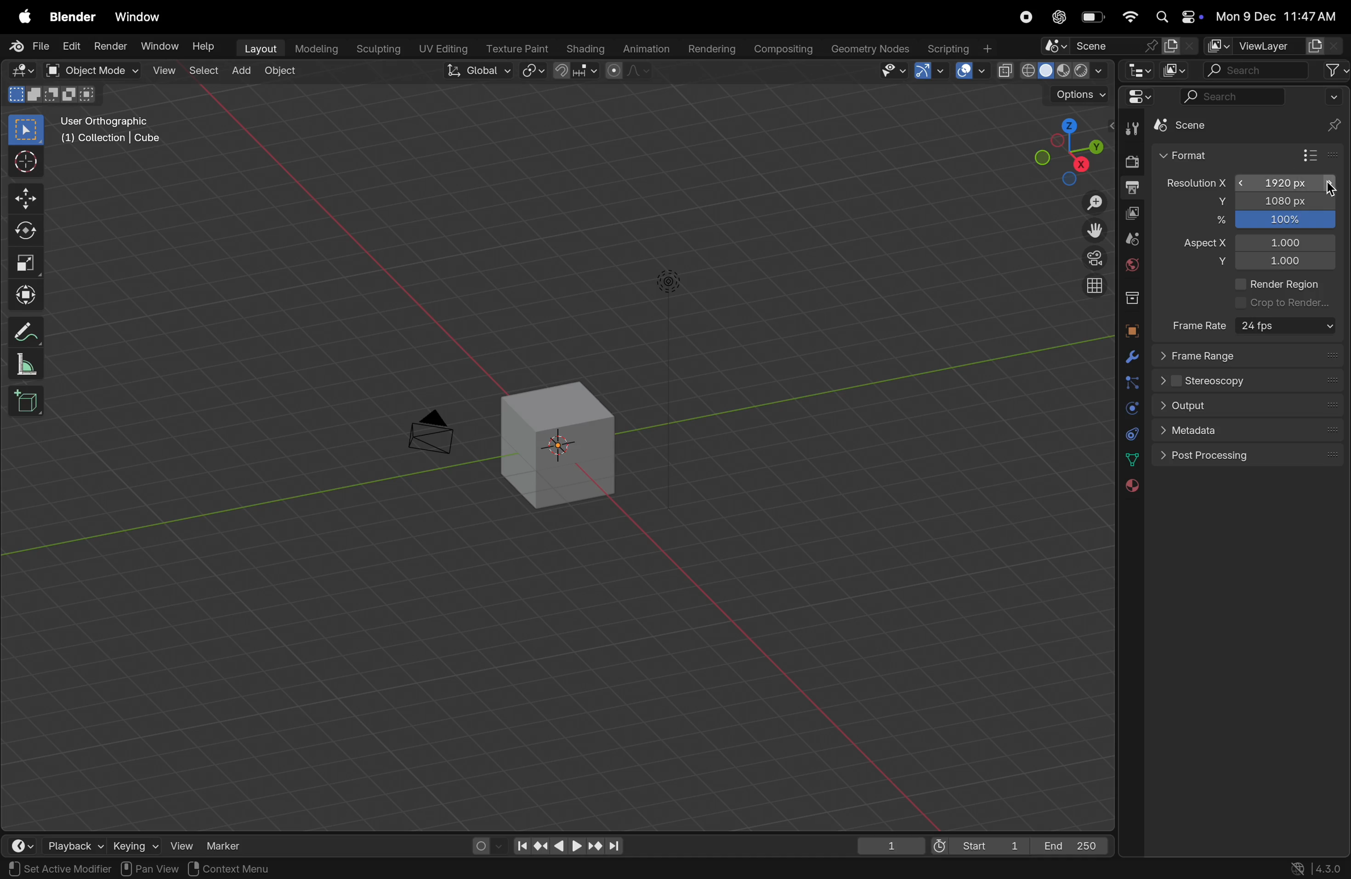 The height and width of the screenshot is (879, 1351). What do you see at coordinates (278, 73) in the screenshot?
I see `object` at bounding box center [278, 73].